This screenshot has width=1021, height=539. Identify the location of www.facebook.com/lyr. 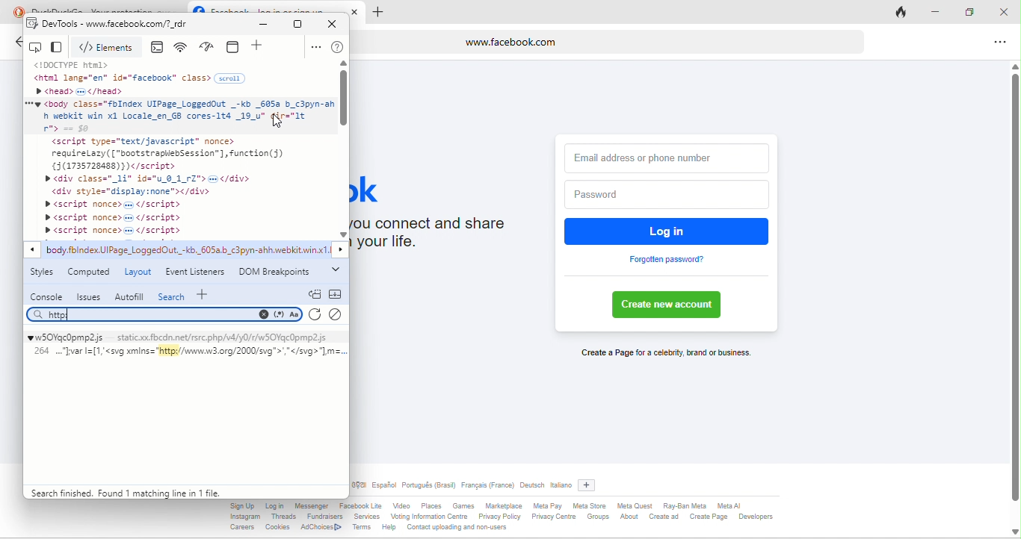
(165, 27).